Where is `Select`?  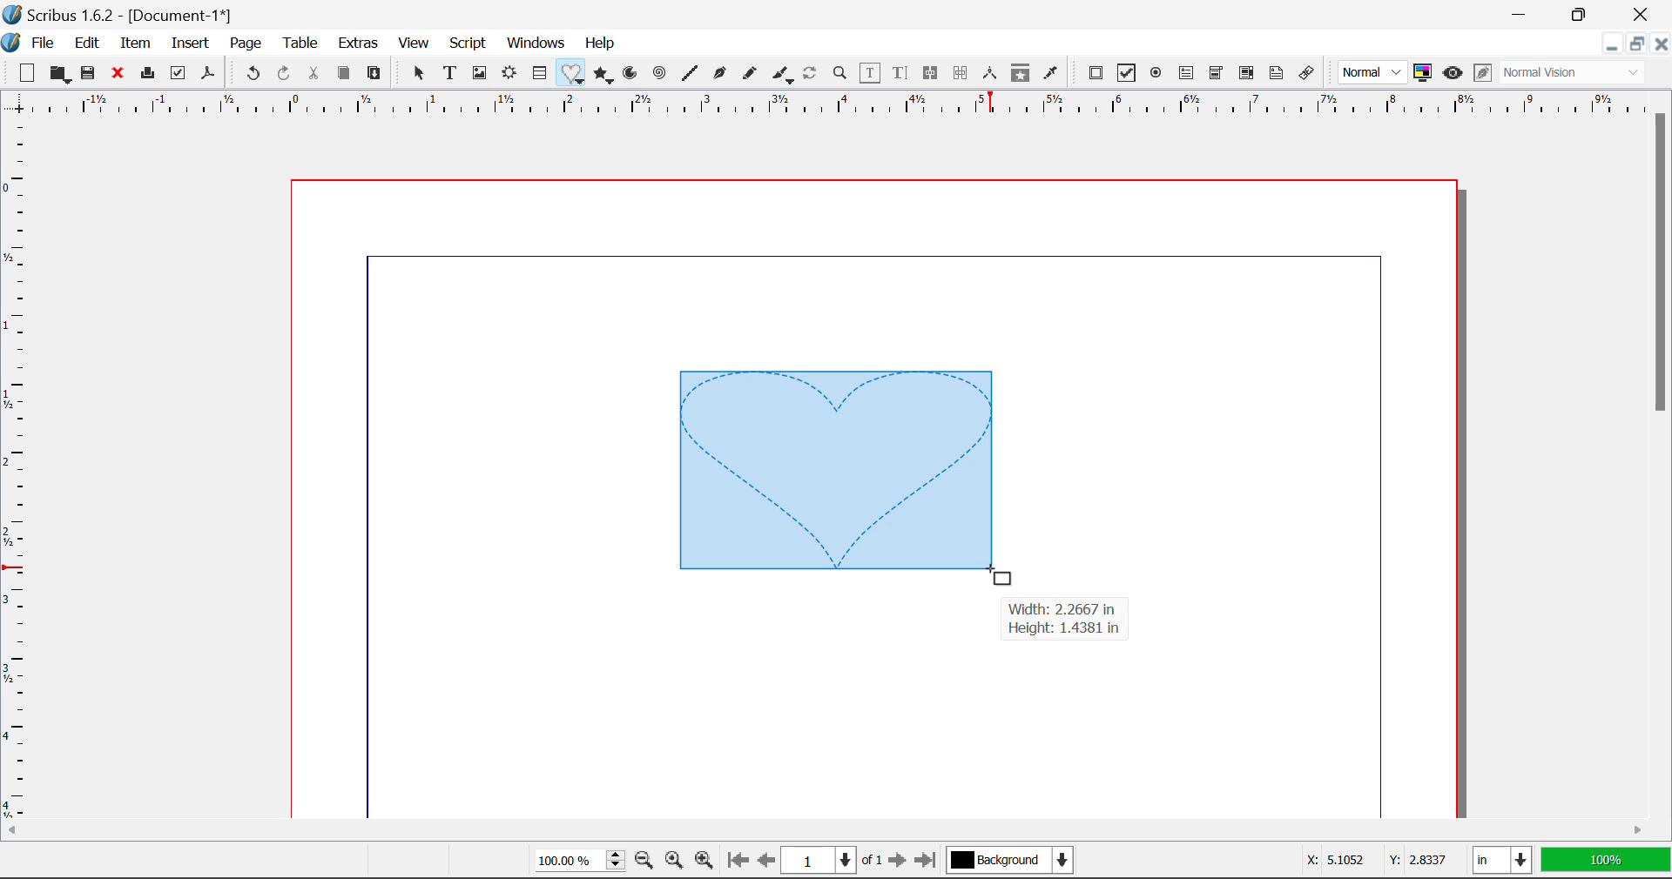 Select is located at coordinates (419, 73).